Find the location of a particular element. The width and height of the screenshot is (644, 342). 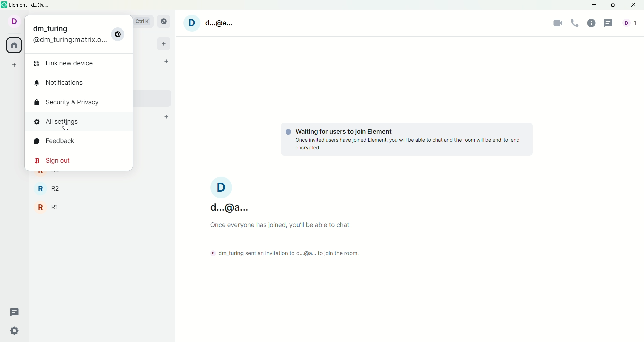

© dm_turing sent an invitation to d...@a... to join the room. is located at coordinates (282, 253).